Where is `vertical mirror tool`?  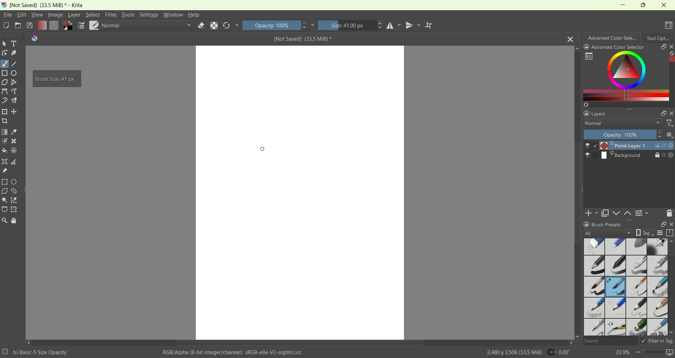 vertical mirror tool is located at coordinates (414, 25).